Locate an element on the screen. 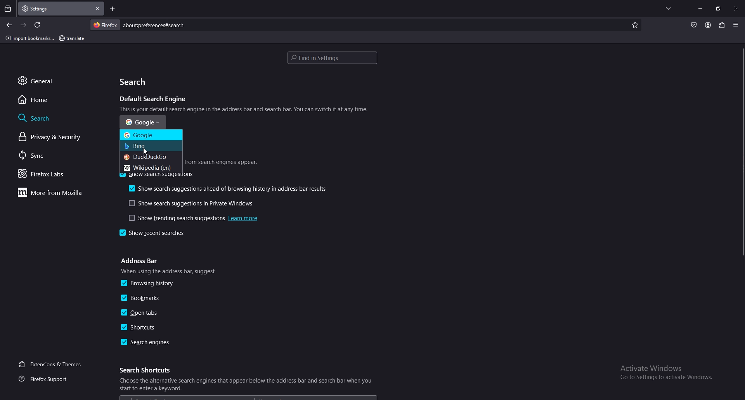  extensions is located at coordinates (722, 25).